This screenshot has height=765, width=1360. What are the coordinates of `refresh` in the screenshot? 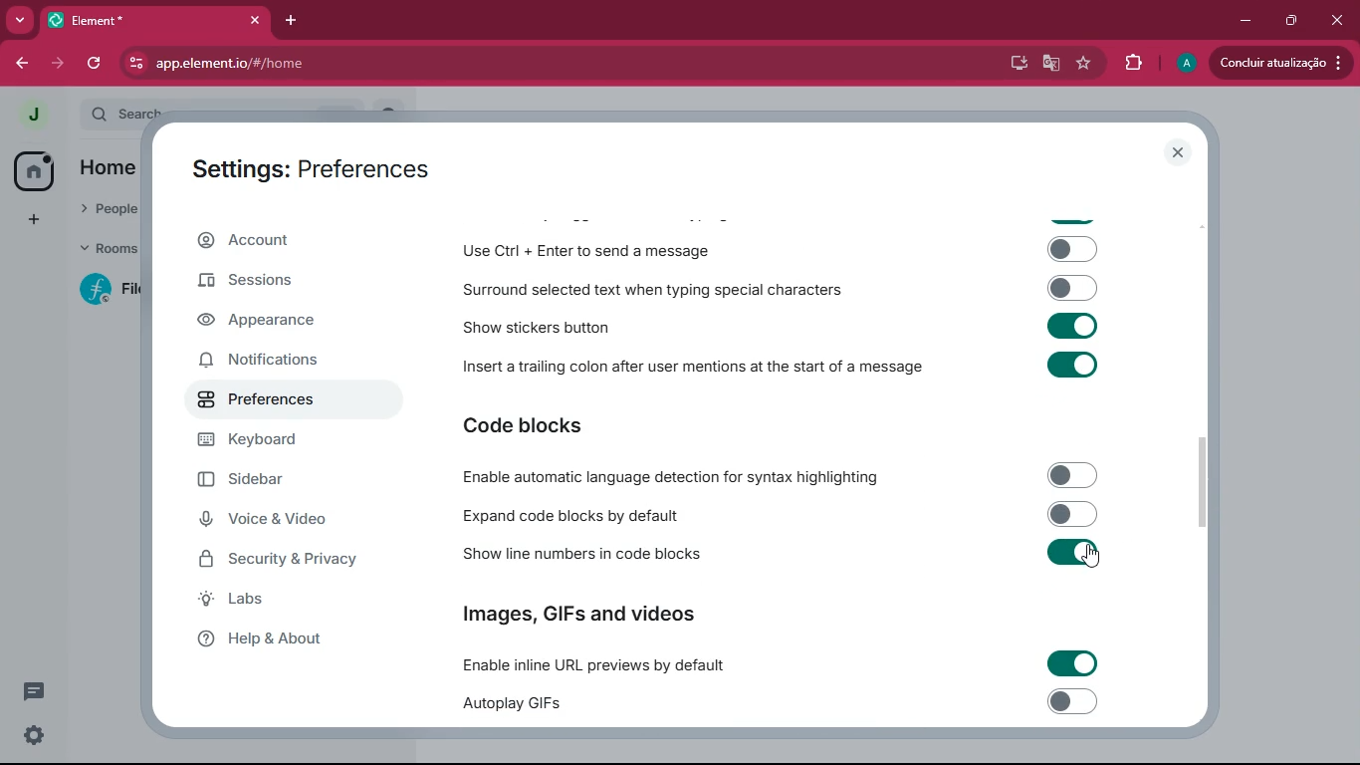 It's located at (98, 63).